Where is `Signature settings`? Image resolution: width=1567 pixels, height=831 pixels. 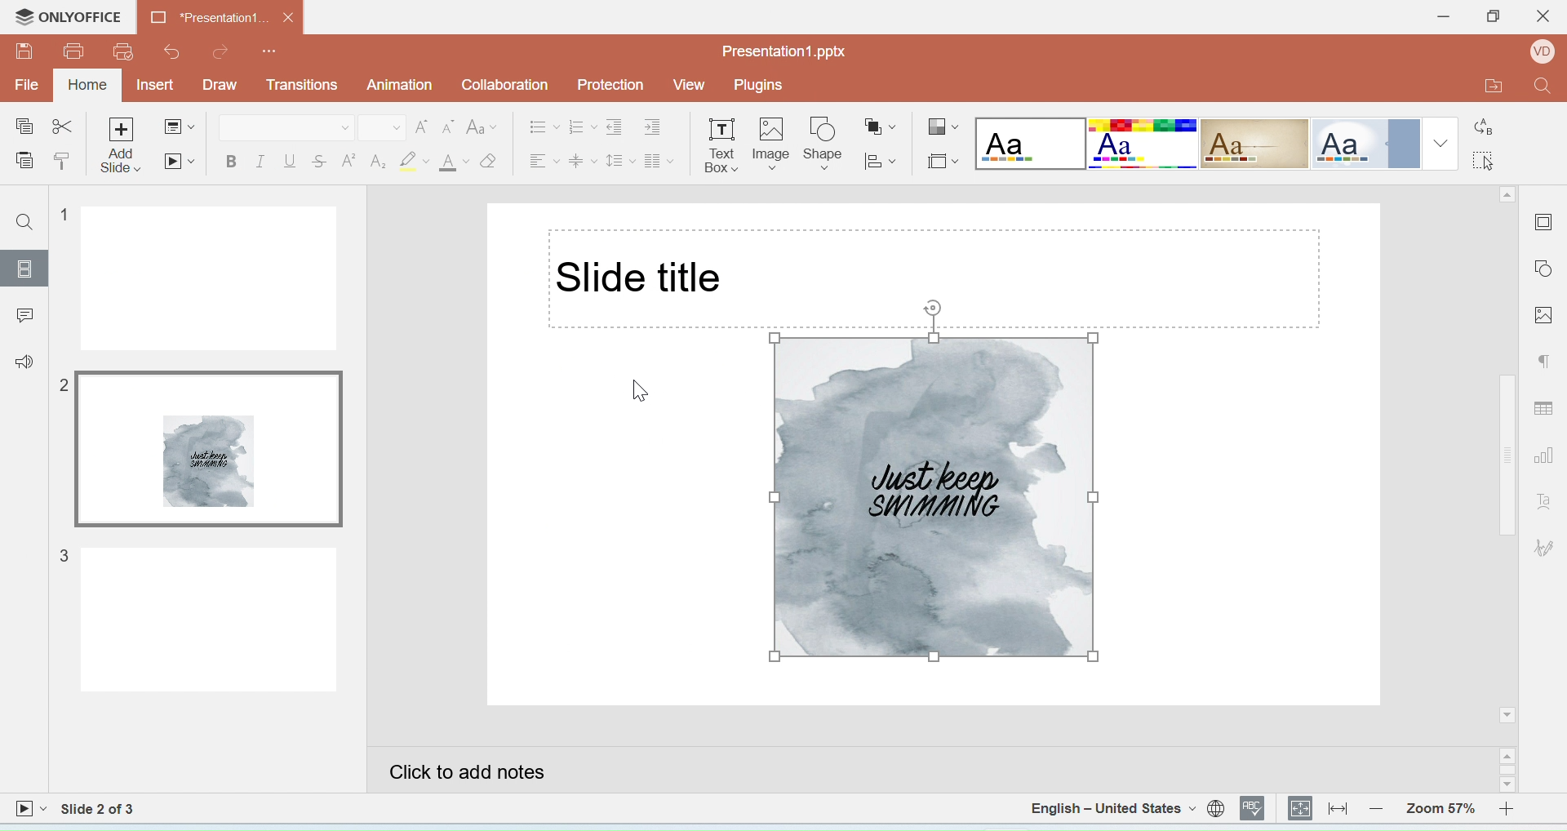 Signature settings is located at coordinates (1547, 547).